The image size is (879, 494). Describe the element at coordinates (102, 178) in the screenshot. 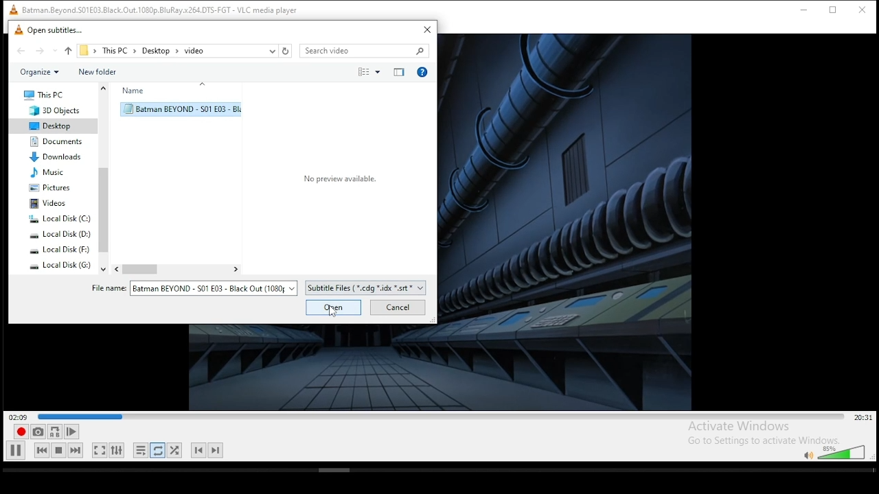

I see `scroll bar` at that location.